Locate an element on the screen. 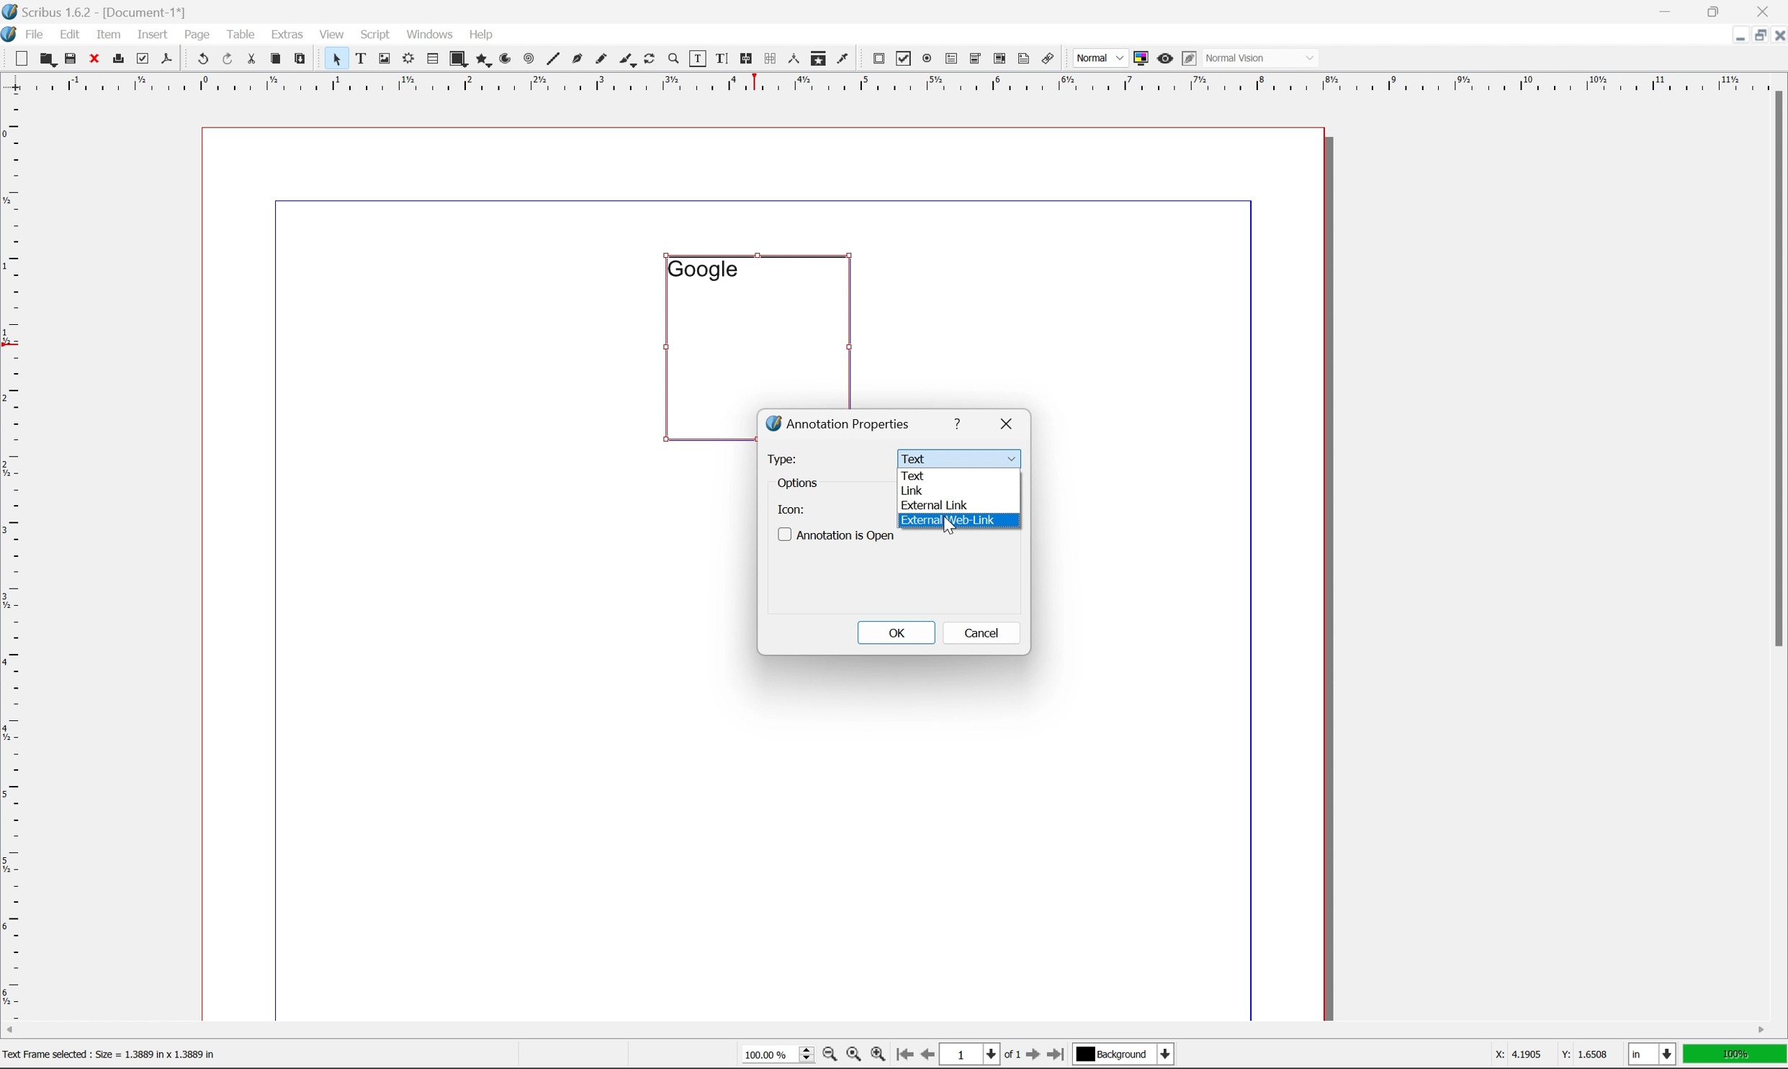 This screenshot has height=1069, width=1788. link is located at coordinates (909, 488).